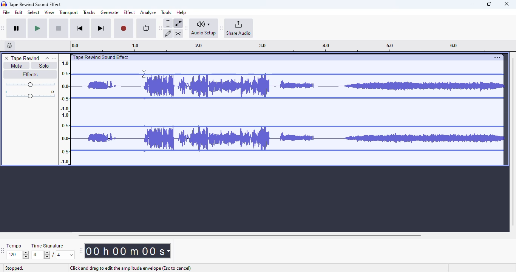  What do you see at coordinates (168, 33) in the screenshot?
I see `draw tool` at bounding box center [168, 33].